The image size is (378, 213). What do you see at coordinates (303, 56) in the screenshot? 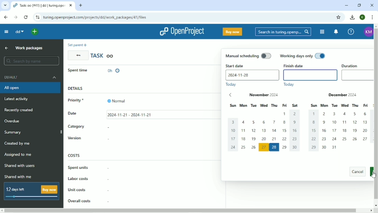
I see `Working days only` at bounding box center [303, 56].